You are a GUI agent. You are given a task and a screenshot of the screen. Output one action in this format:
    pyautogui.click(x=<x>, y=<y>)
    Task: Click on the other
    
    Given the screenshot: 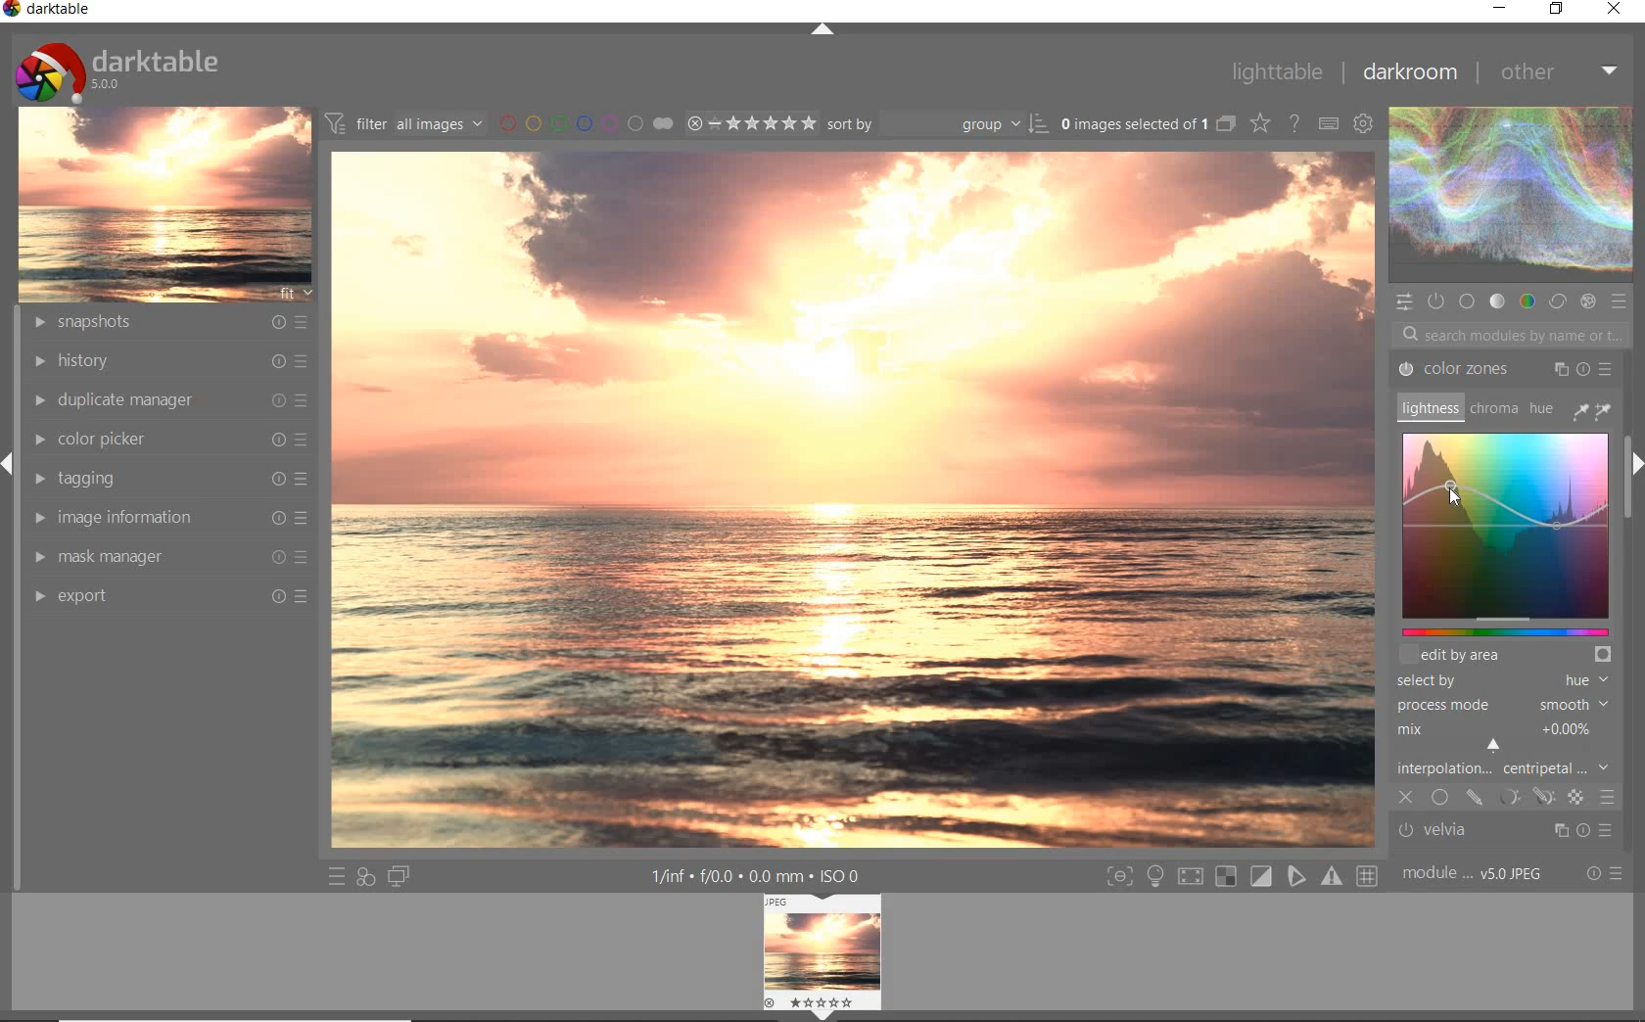 What is the action you would take?
    pyautogui.click(x=1562, y=76)
    